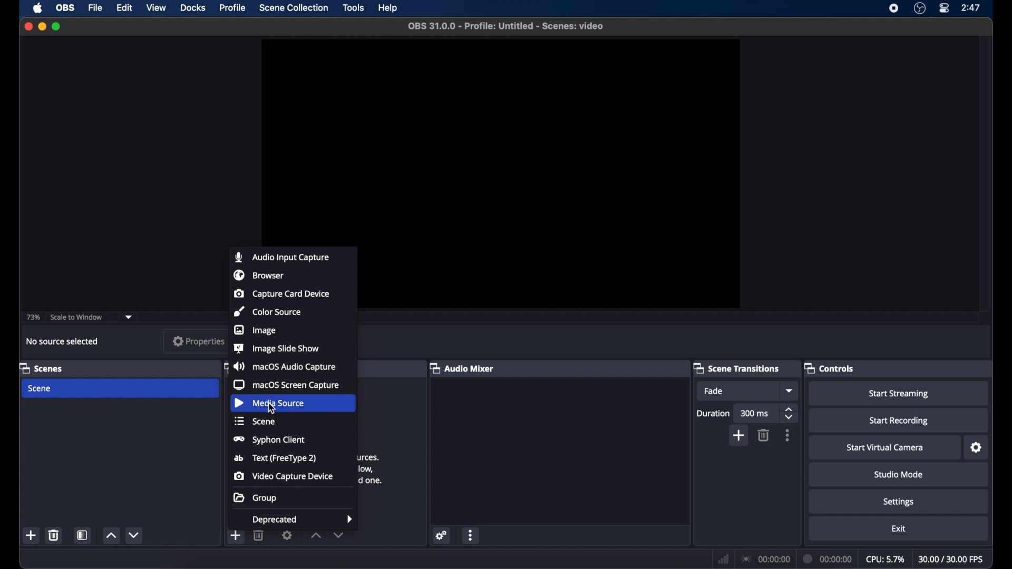 This screenshot has width=1012, height=569. What do you see at coordinates (506, 26) in the screenshot?
I see `file name` at bounding box center [506, 26].